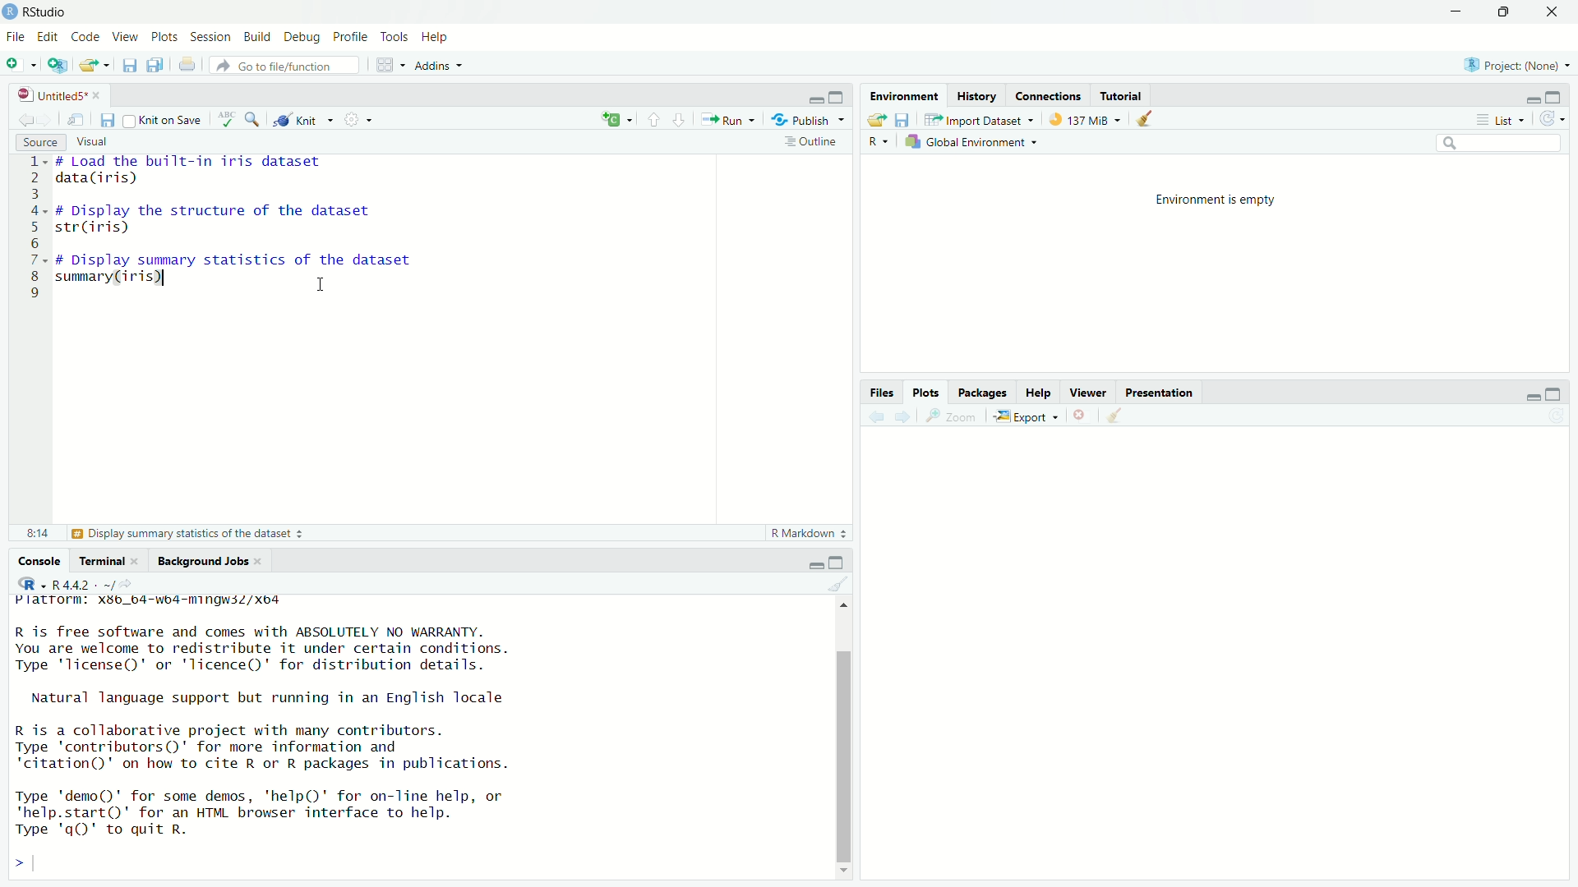 This screenshot has height=887, width=1578. Describe the element at coordinates (389, 65) in the screenshot. I see `Workspace panes` at that location.